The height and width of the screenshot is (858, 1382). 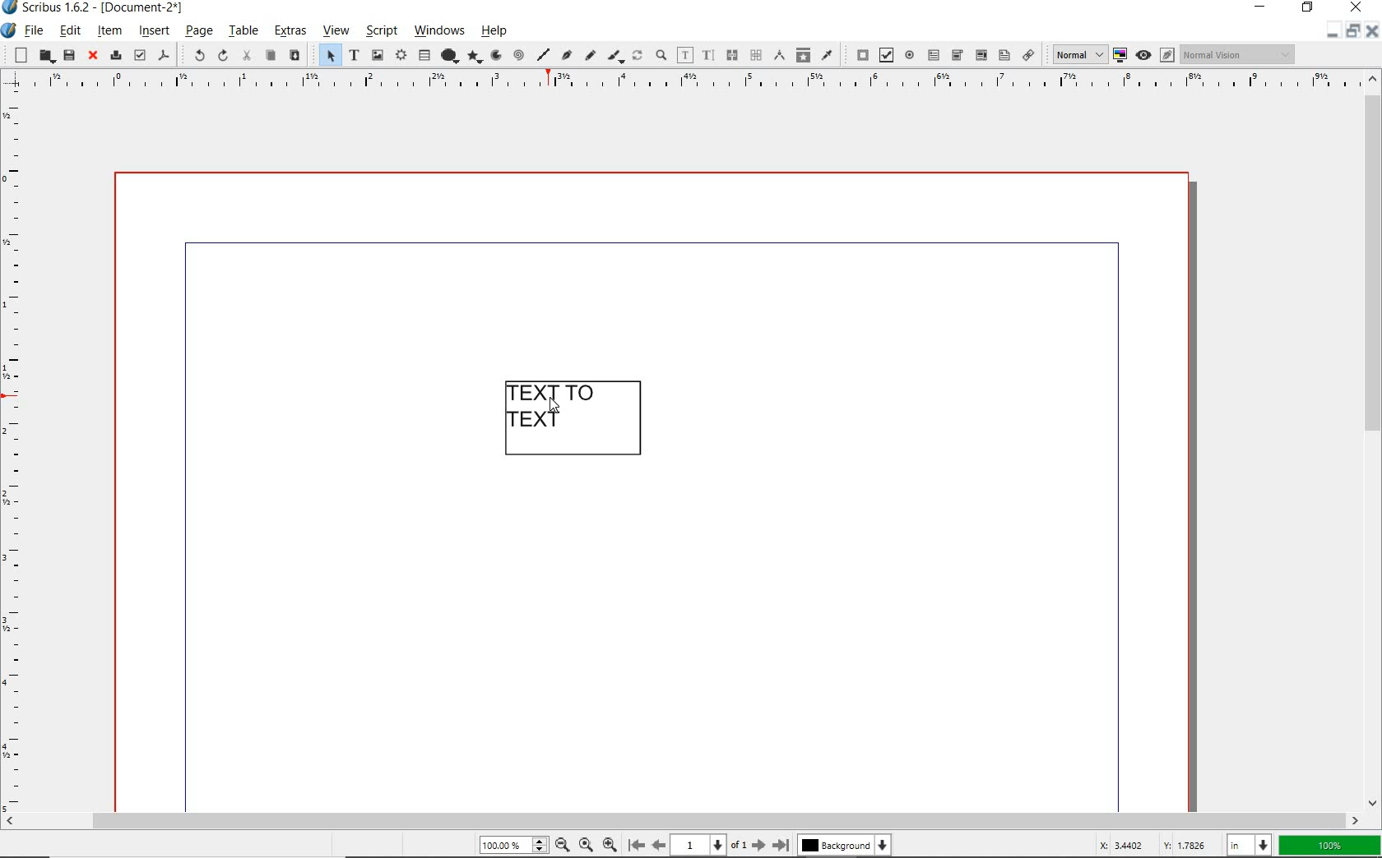 I want to click on select image preview quality, so click(x=1077, y=53).